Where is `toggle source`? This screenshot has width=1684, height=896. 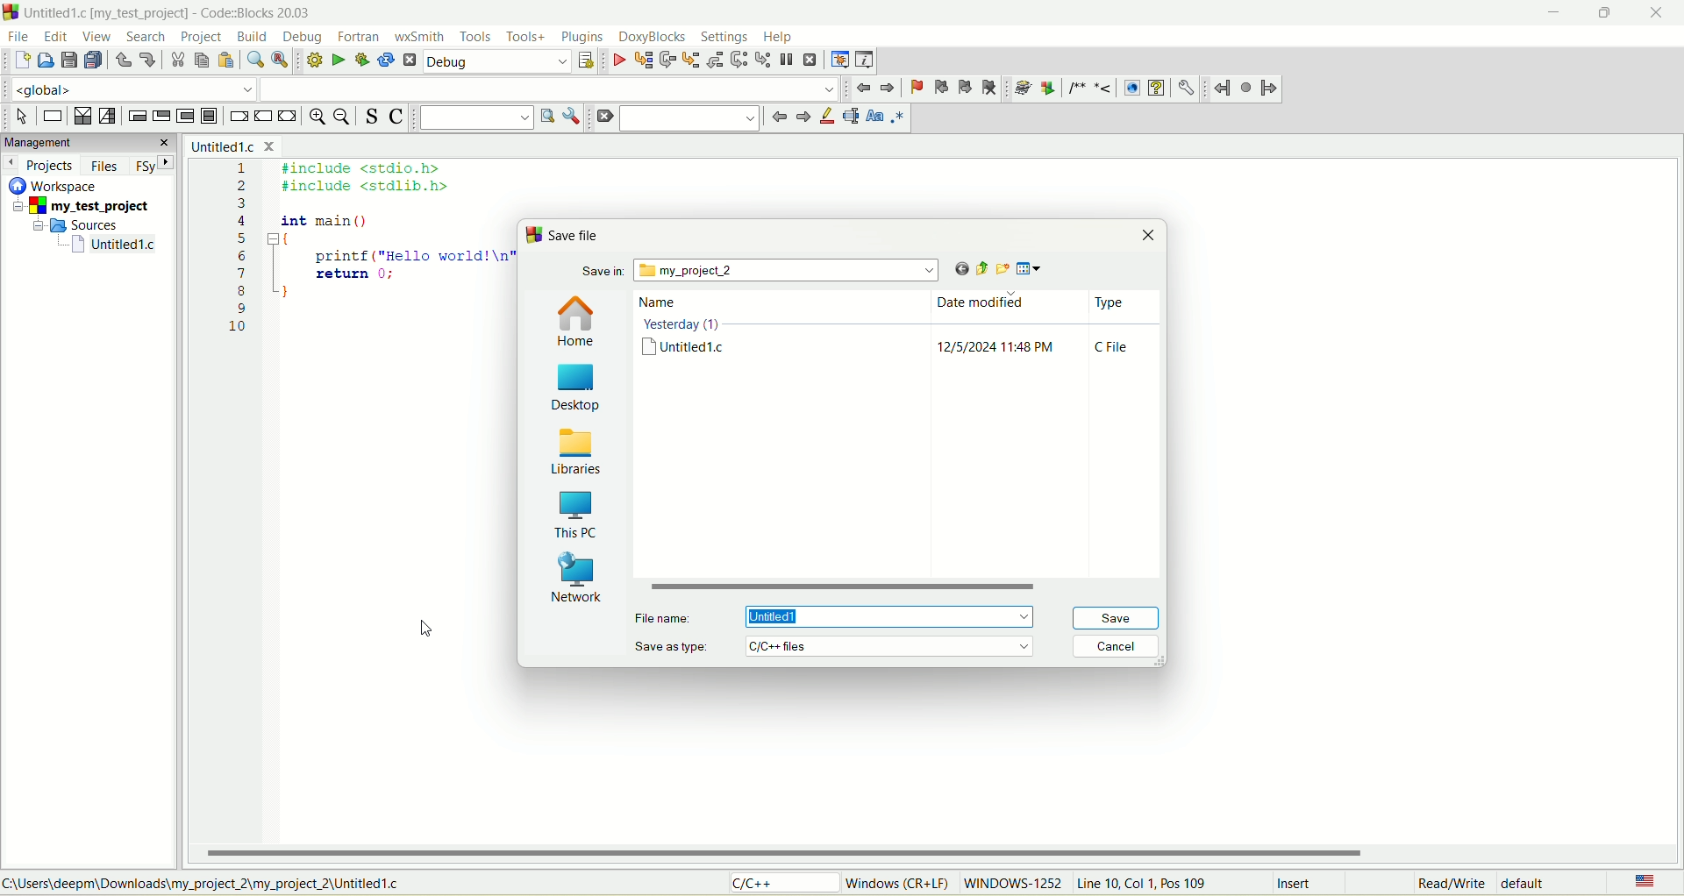 toggle source is located at coordinates (373, 116).